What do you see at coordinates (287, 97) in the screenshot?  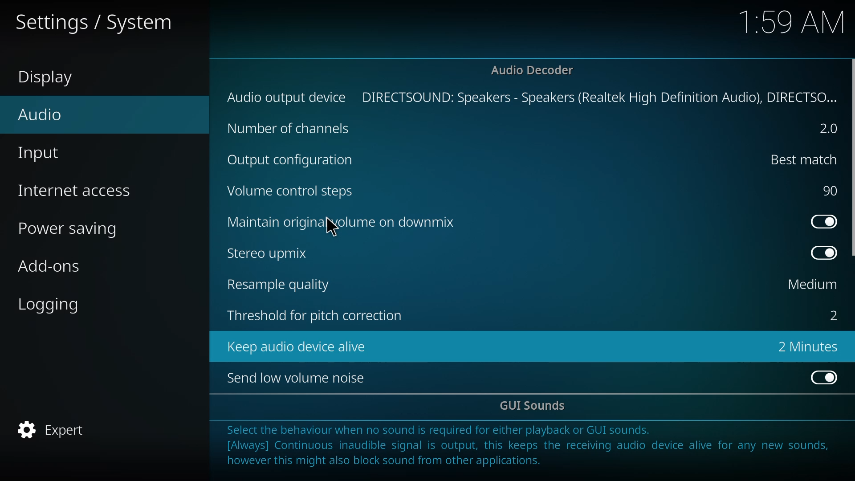 I see `audio output device` at bounding box center [287, 97].